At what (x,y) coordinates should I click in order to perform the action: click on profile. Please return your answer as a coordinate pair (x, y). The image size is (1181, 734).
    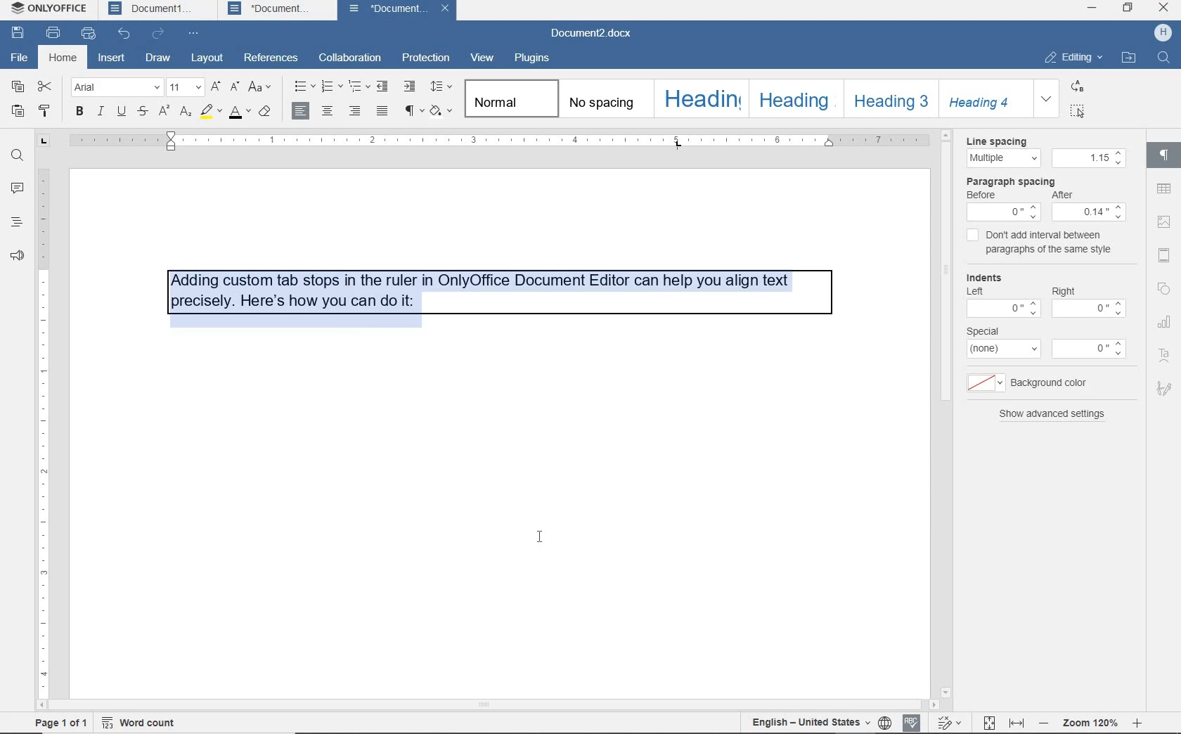
    Looking at the image, I should click on (1164, 32).